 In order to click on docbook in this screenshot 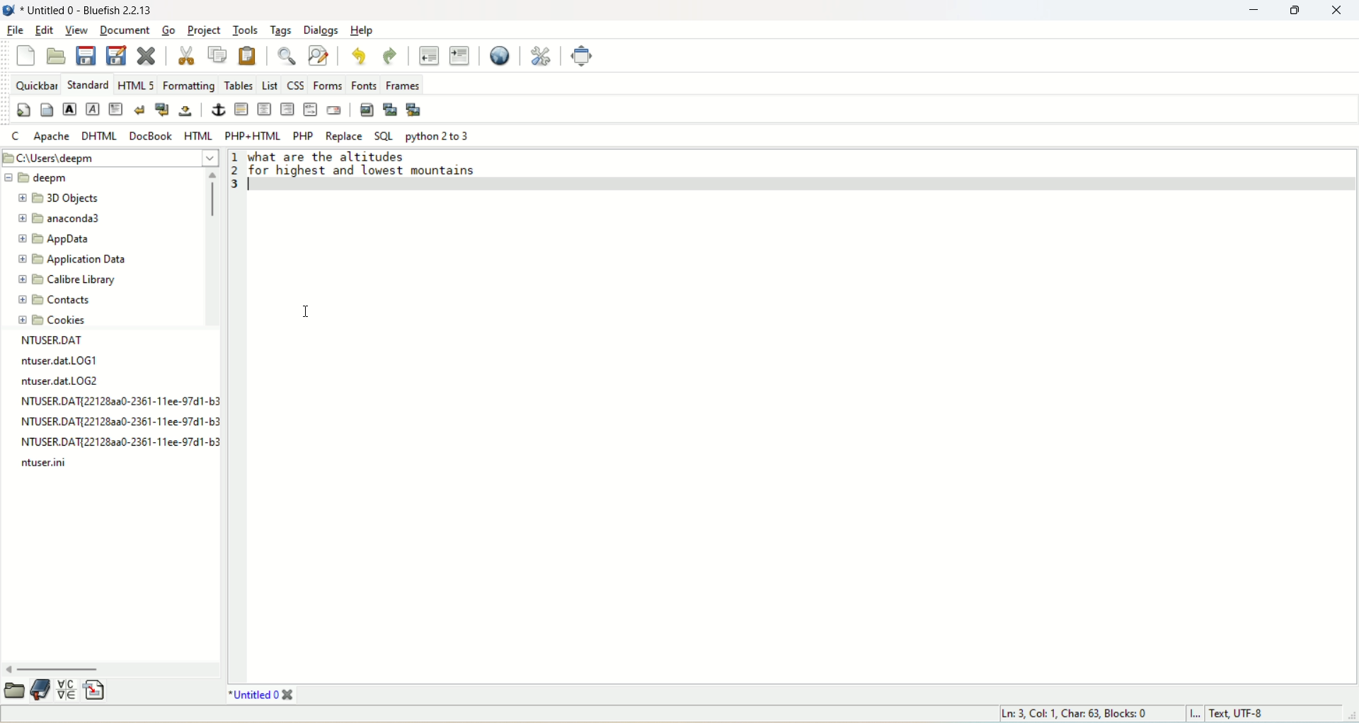, I will do `click(150, 137)`.